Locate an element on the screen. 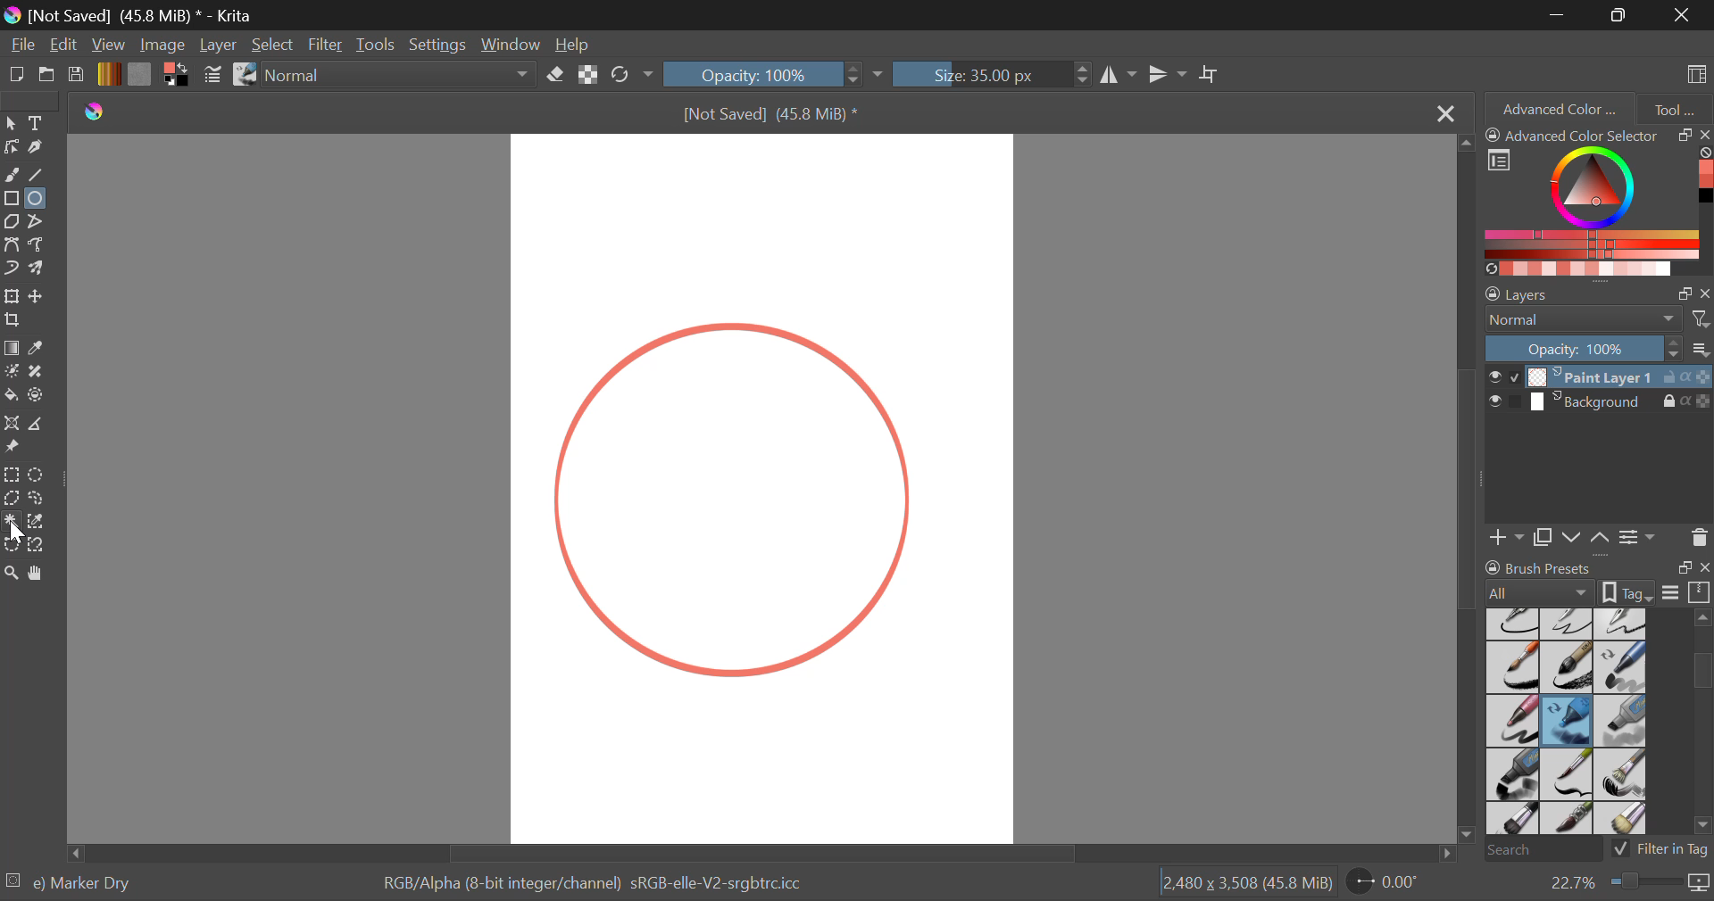 This screenshot has height=901, width=1714. Magnetic Curve Selection is located at coordinates (43, 545).